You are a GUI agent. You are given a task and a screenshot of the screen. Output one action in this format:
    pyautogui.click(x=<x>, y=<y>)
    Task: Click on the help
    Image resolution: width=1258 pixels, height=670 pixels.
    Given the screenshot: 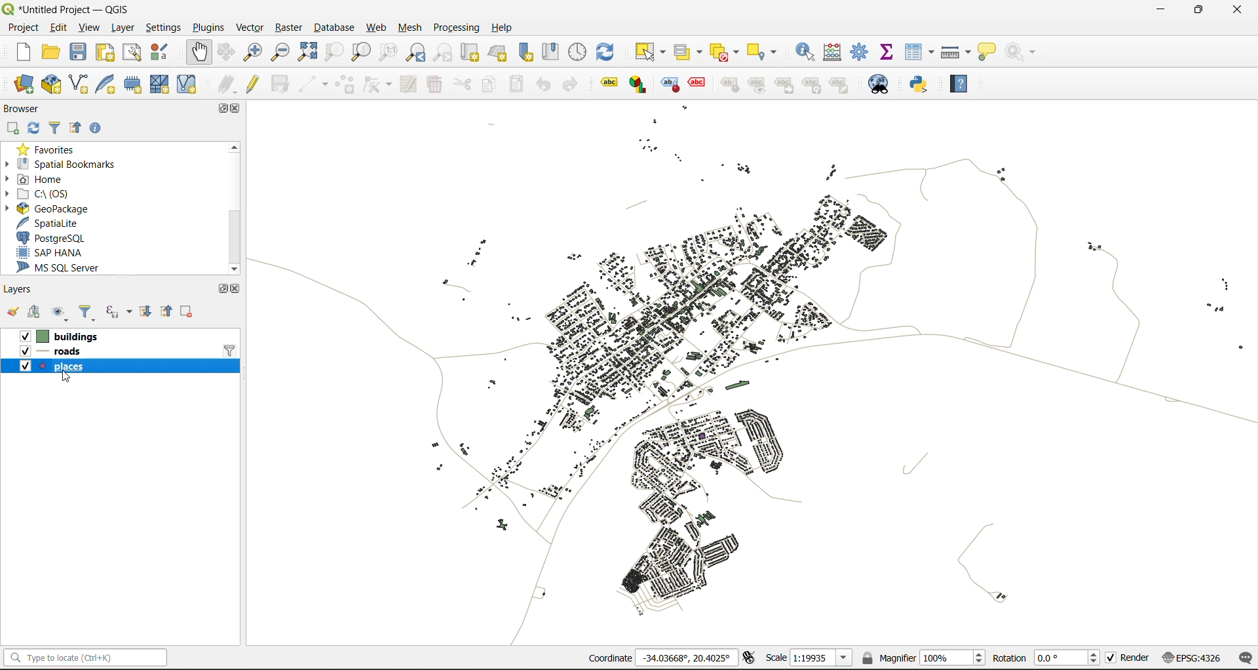 What is the action you would take?
    pyautogui.click(x=506, y=28)
    